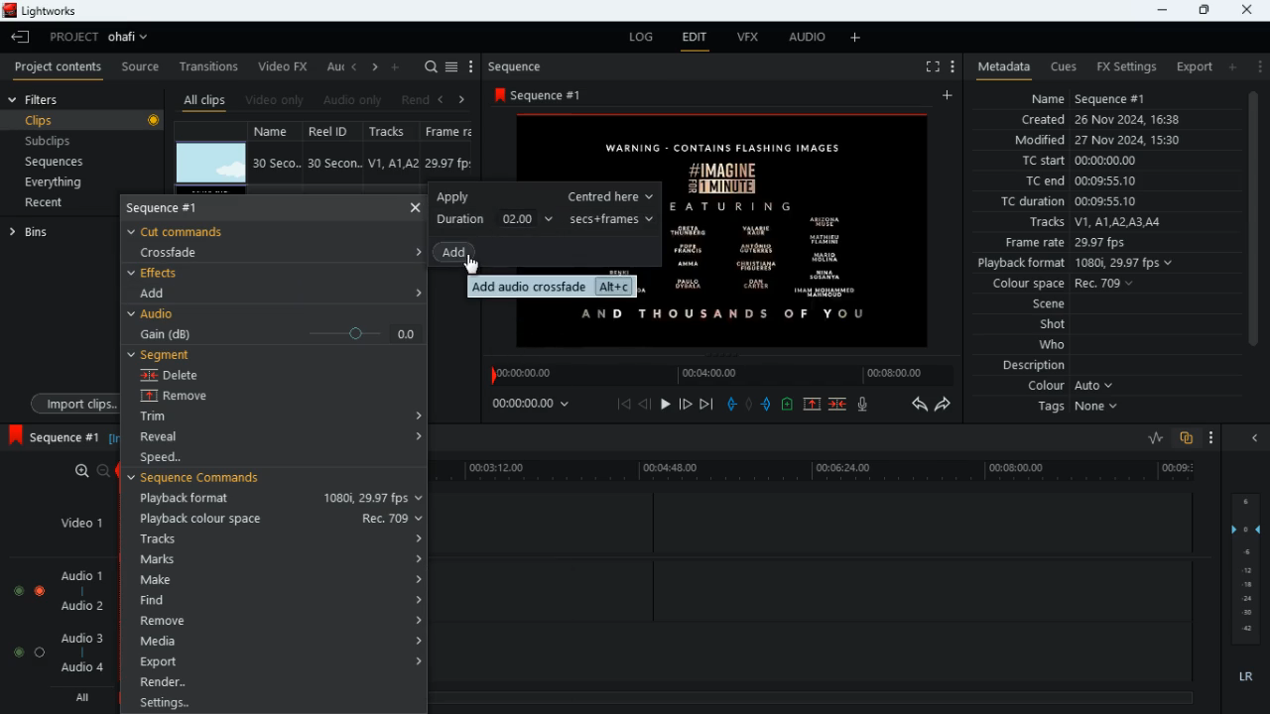 The width and height of the screenshot is (1270, 714). Describe the element at coordinates (276, 333) in the screenshot. I see `gain` at that location.